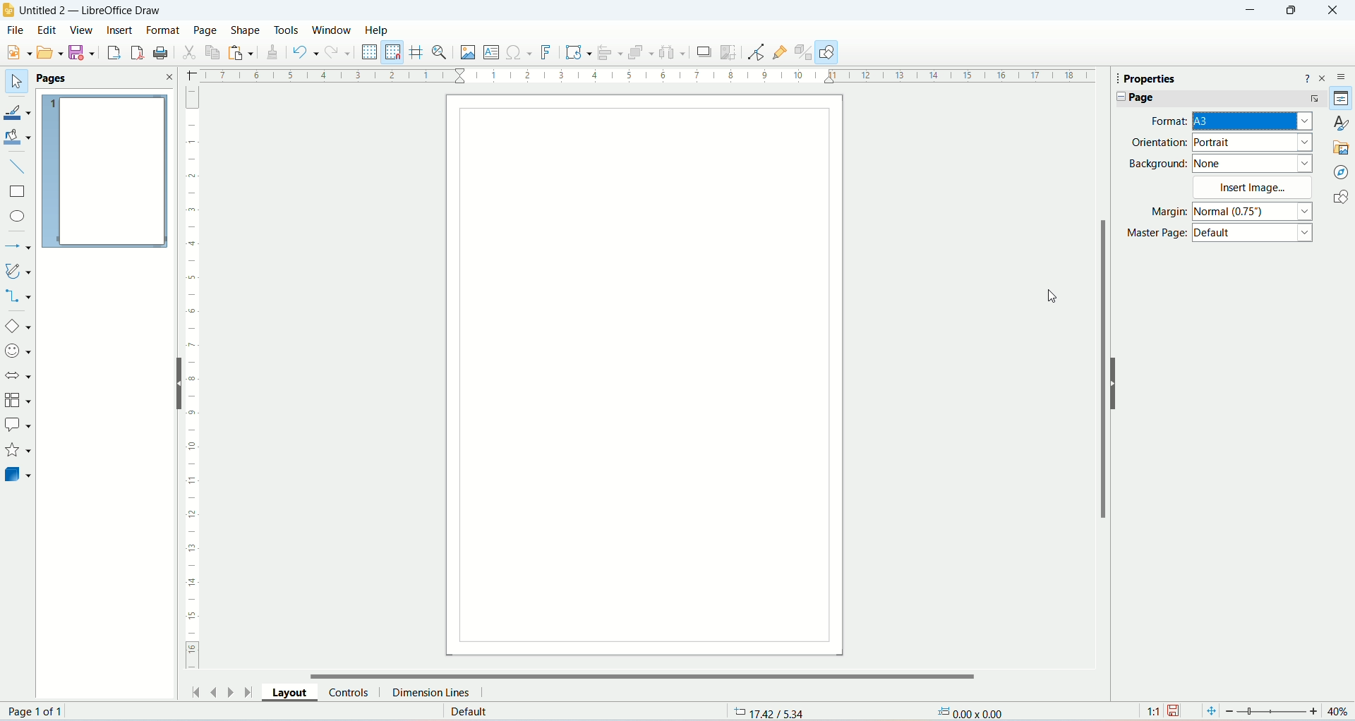 The width and height of the screenshot is (1355, 721). Describe the element at coordinates (50, 51) in the screenshot. I see `` at that location.